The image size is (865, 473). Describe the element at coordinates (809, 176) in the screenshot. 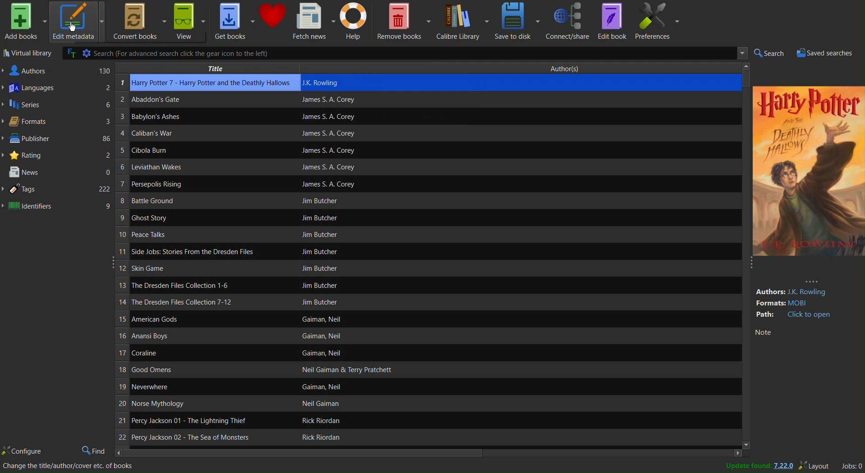

I see `Book preview` at that location.